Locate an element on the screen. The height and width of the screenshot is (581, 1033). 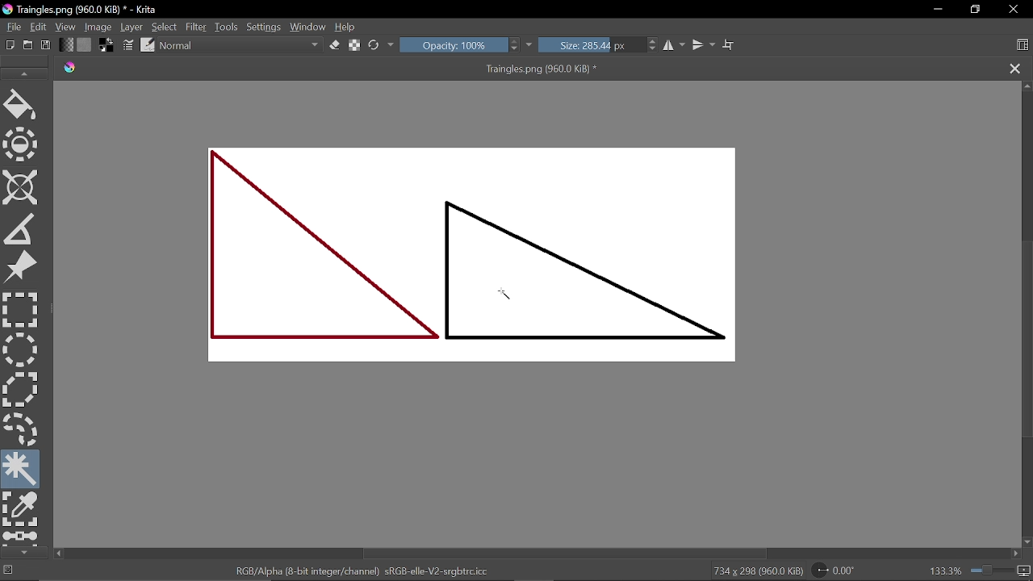
scroll down is located at coordinates (25, 552).